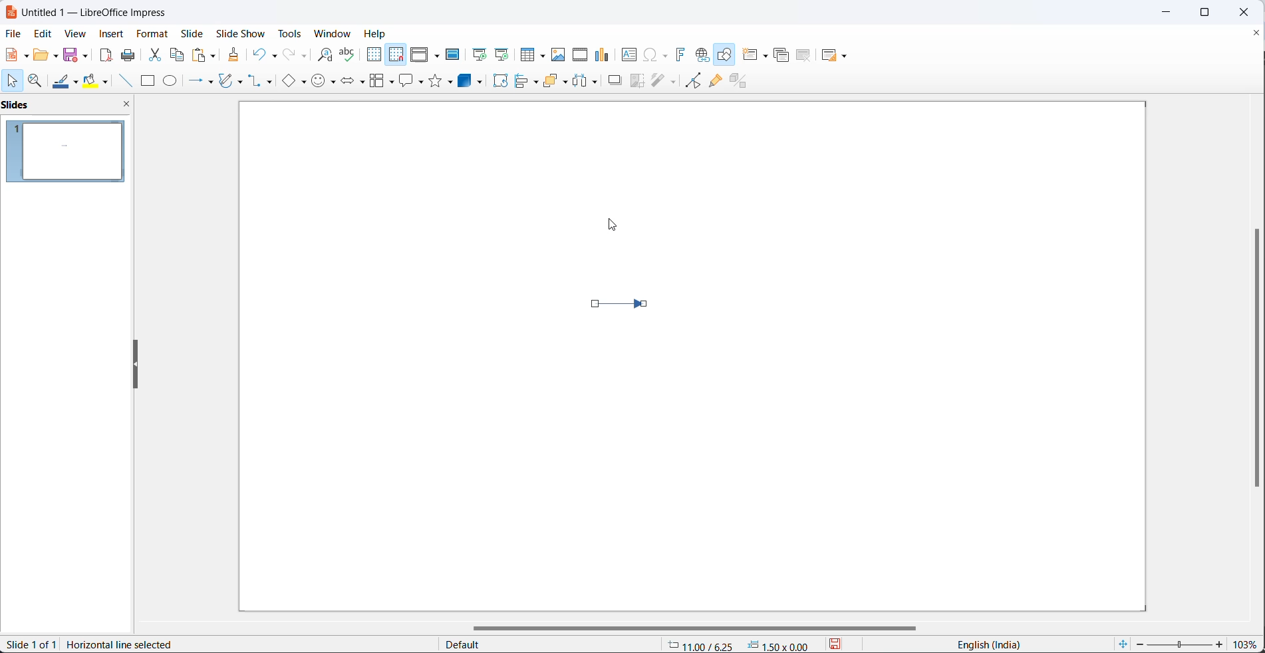 Image resolution: width=1265 pixels, height=653 pixels. What do you see at coordinates (124, 645) in the screenshot?
I see `horizontal line selected` at bounding box center [124, 645].